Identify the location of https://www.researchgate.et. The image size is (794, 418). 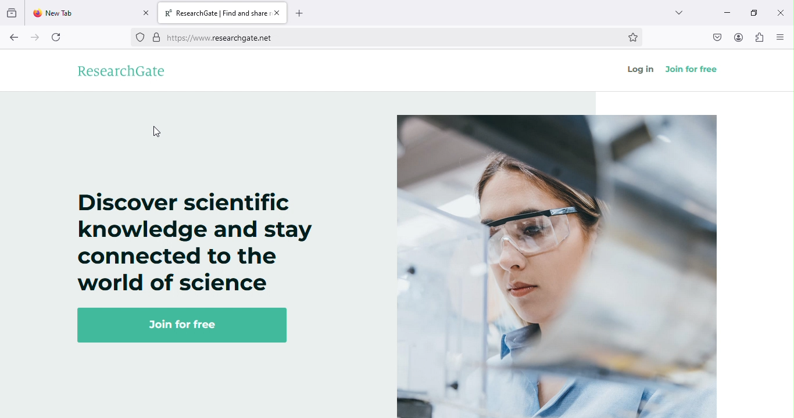
(264, 38).